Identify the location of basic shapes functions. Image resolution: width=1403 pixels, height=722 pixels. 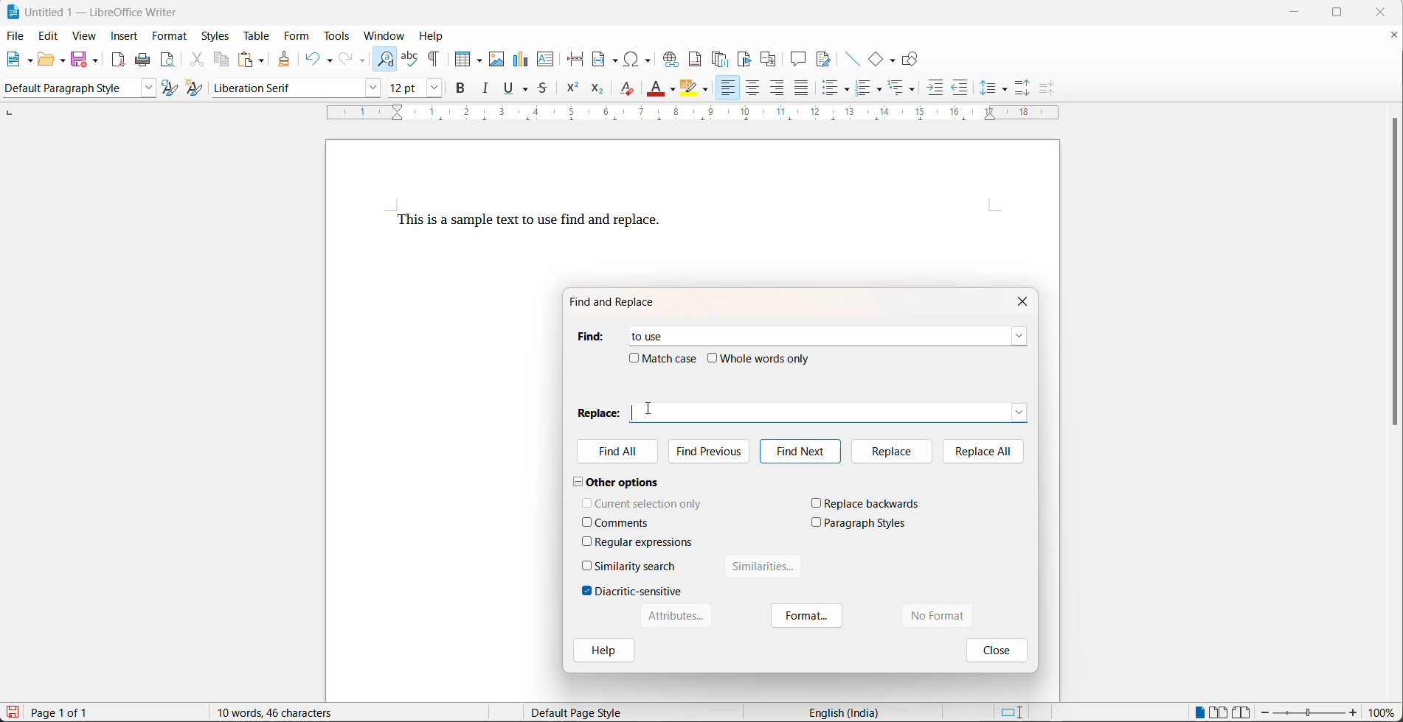
(893, 60).